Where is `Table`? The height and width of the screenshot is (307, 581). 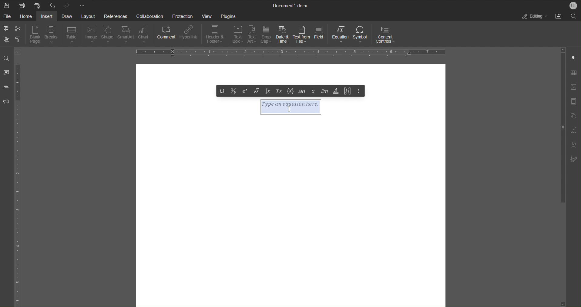
Table is located at coordinates (573, 74).